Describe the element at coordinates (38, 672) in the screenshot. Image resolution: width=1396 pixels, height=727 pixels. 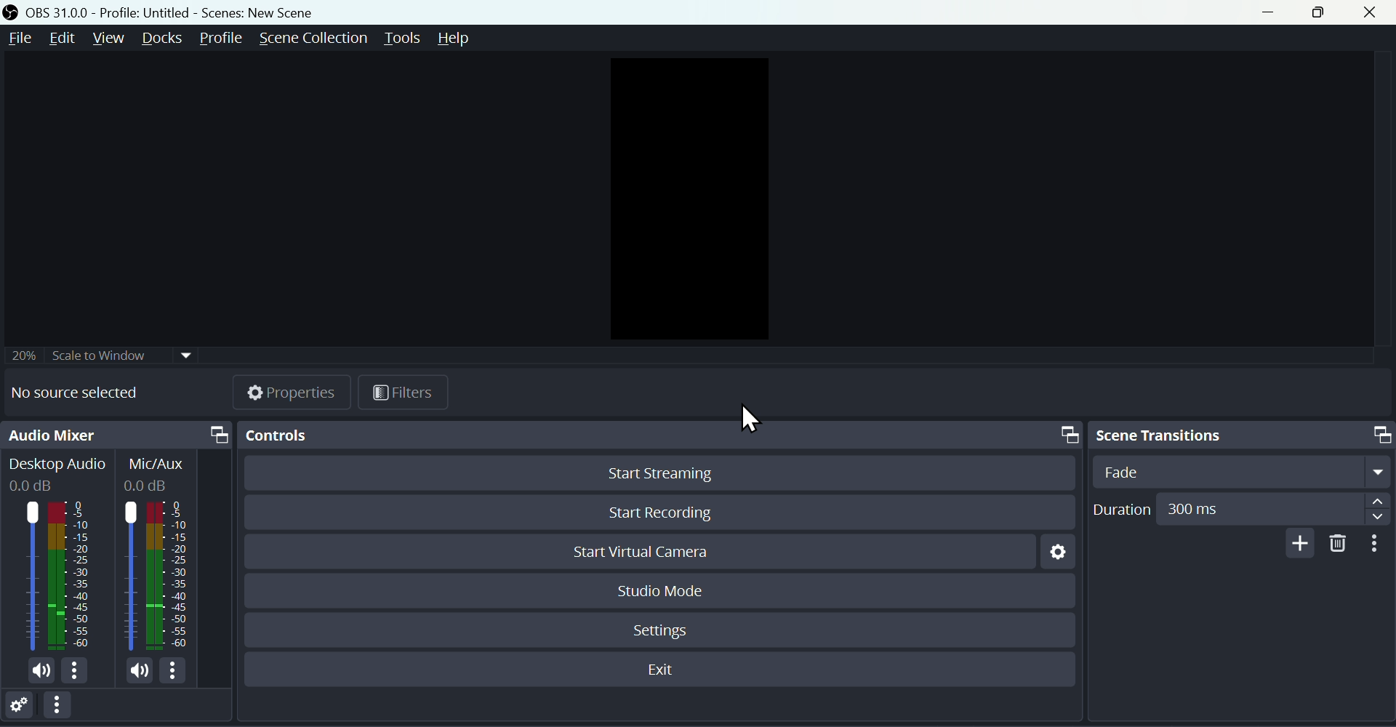
I see `volume` at that location.